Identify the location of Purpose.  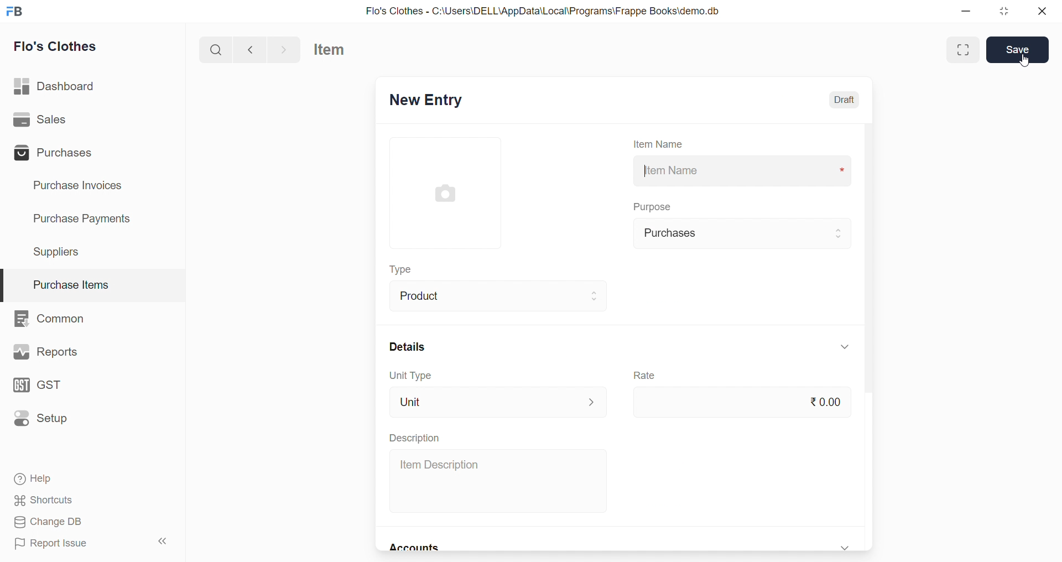
(654, 205).